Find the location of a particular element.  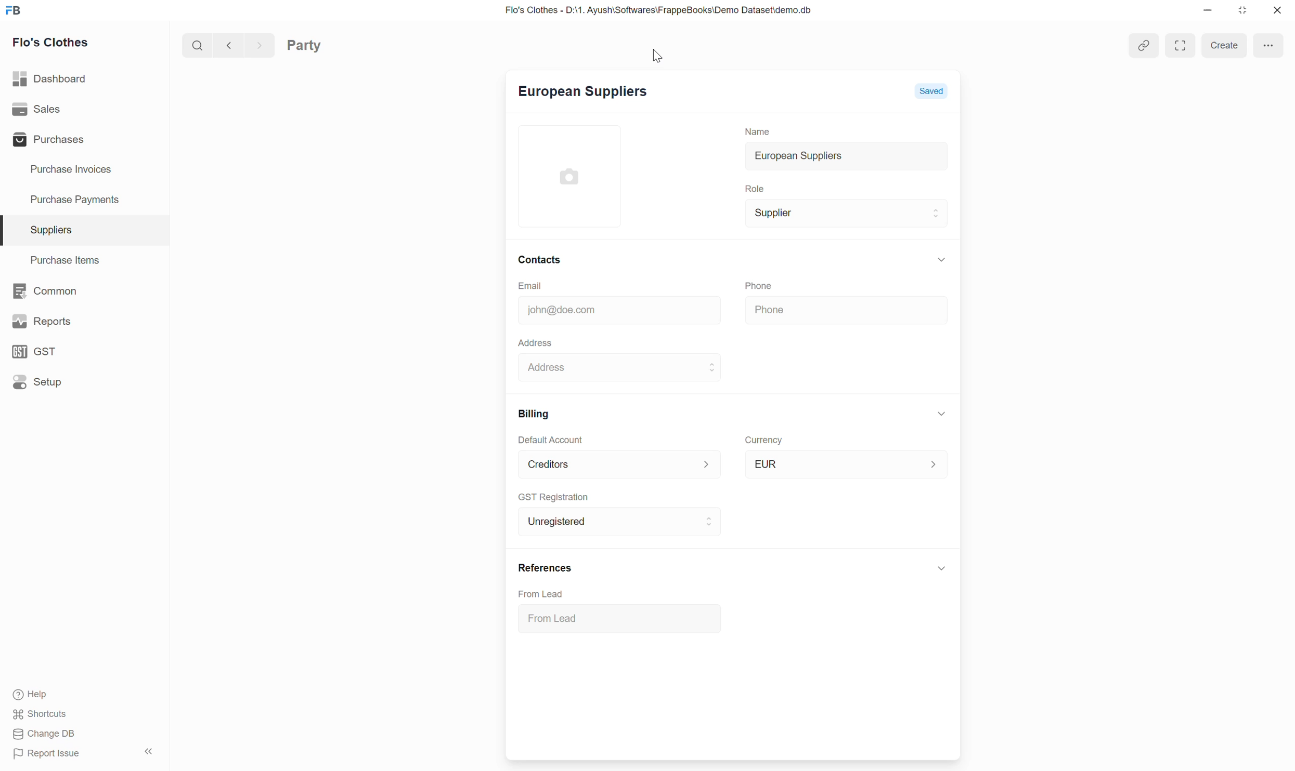

contacts is located at coordinates (539, 258).